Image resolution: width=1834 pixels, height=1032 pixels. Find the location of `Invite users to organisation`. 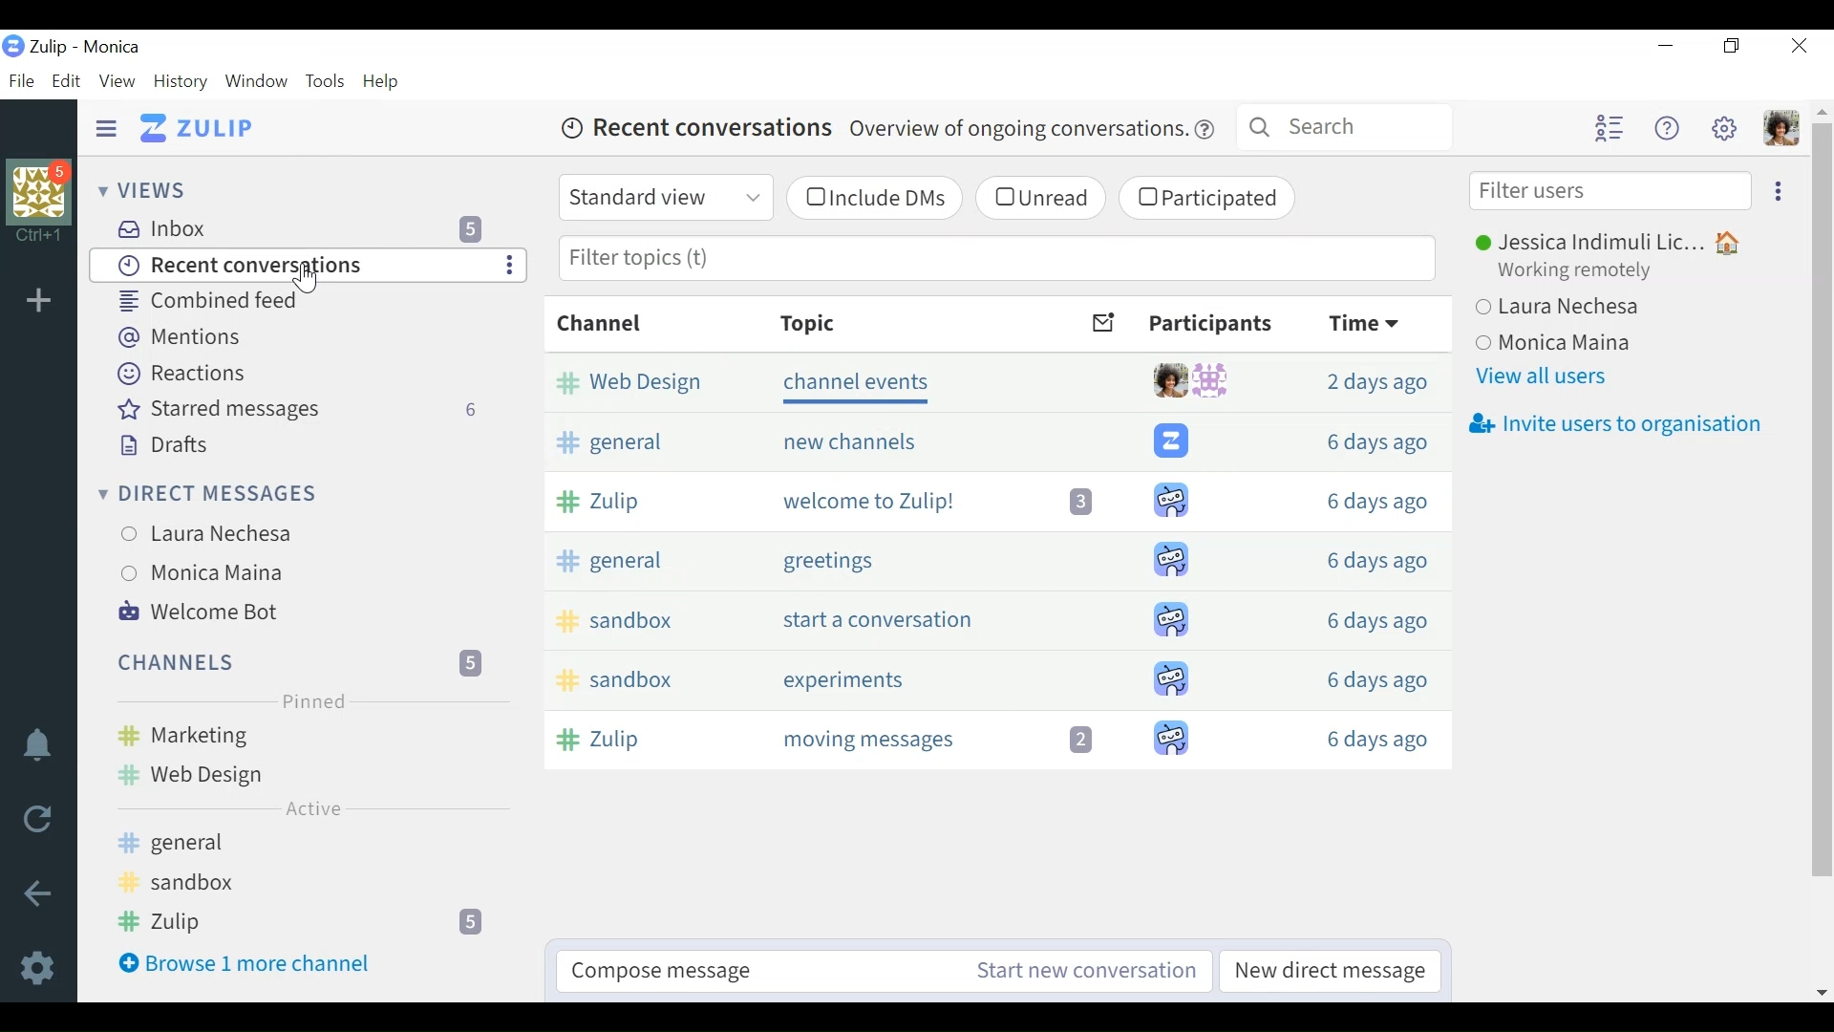

Invite users to organisation is located at coordinates (1614, 425).